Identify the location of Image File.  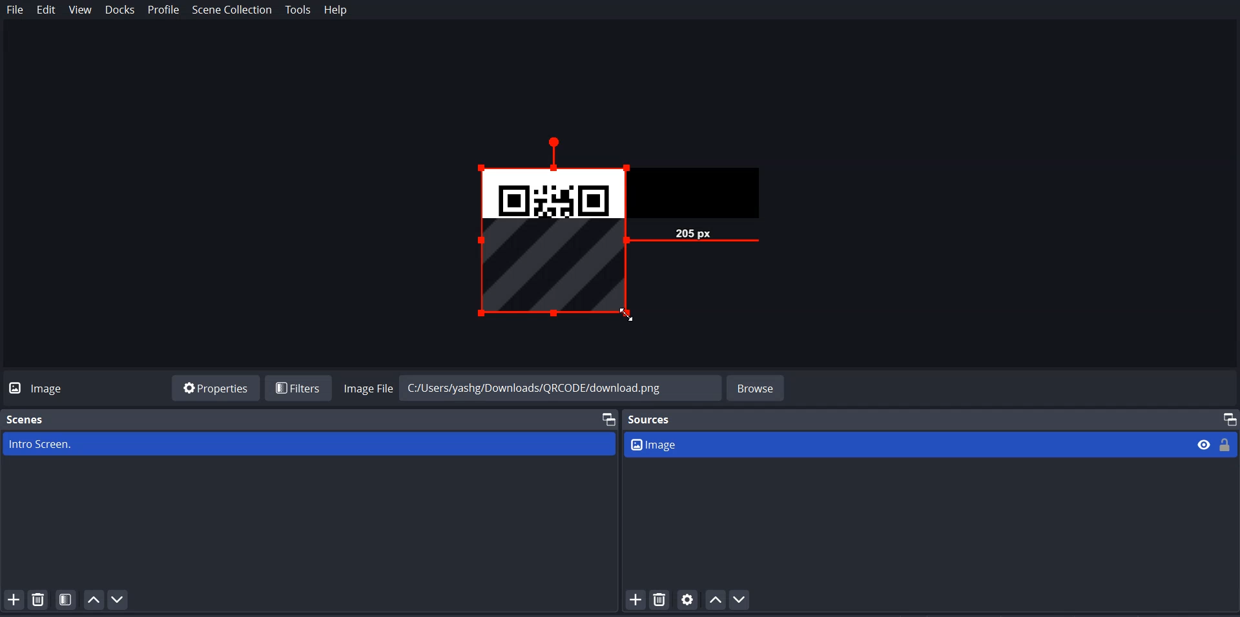
(367, 387).